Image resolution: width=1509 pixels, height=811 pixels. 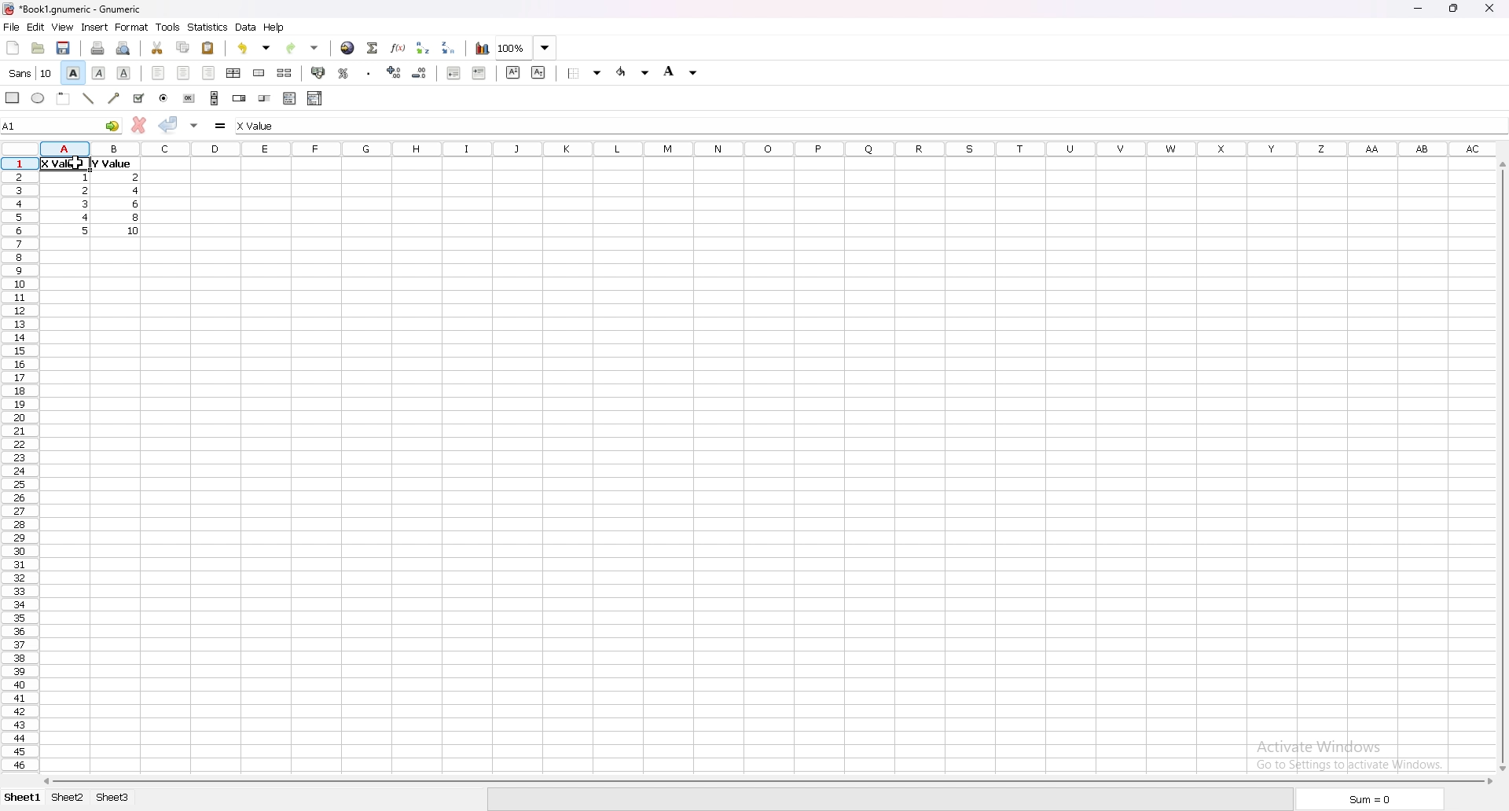 What do you see at coordinates (479, 72) in the screenshot?
I see `increase indent` at bounding box center [479, 72].